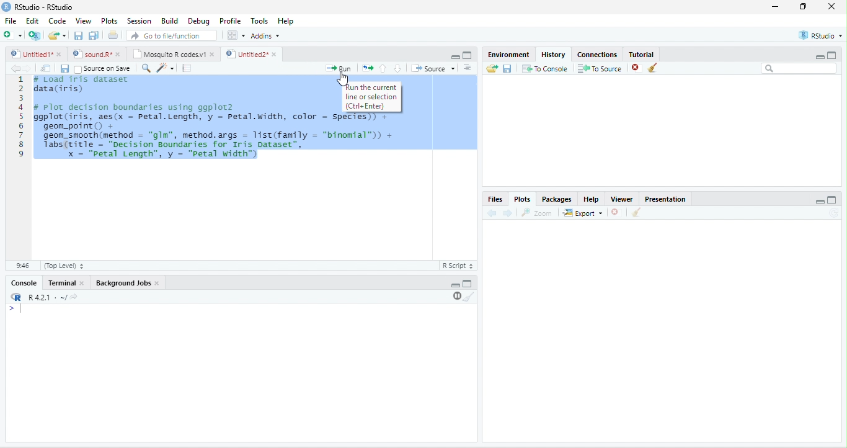  Describe the element at coordinates (287, 22) in the screenshot. I see `Help` at that location.